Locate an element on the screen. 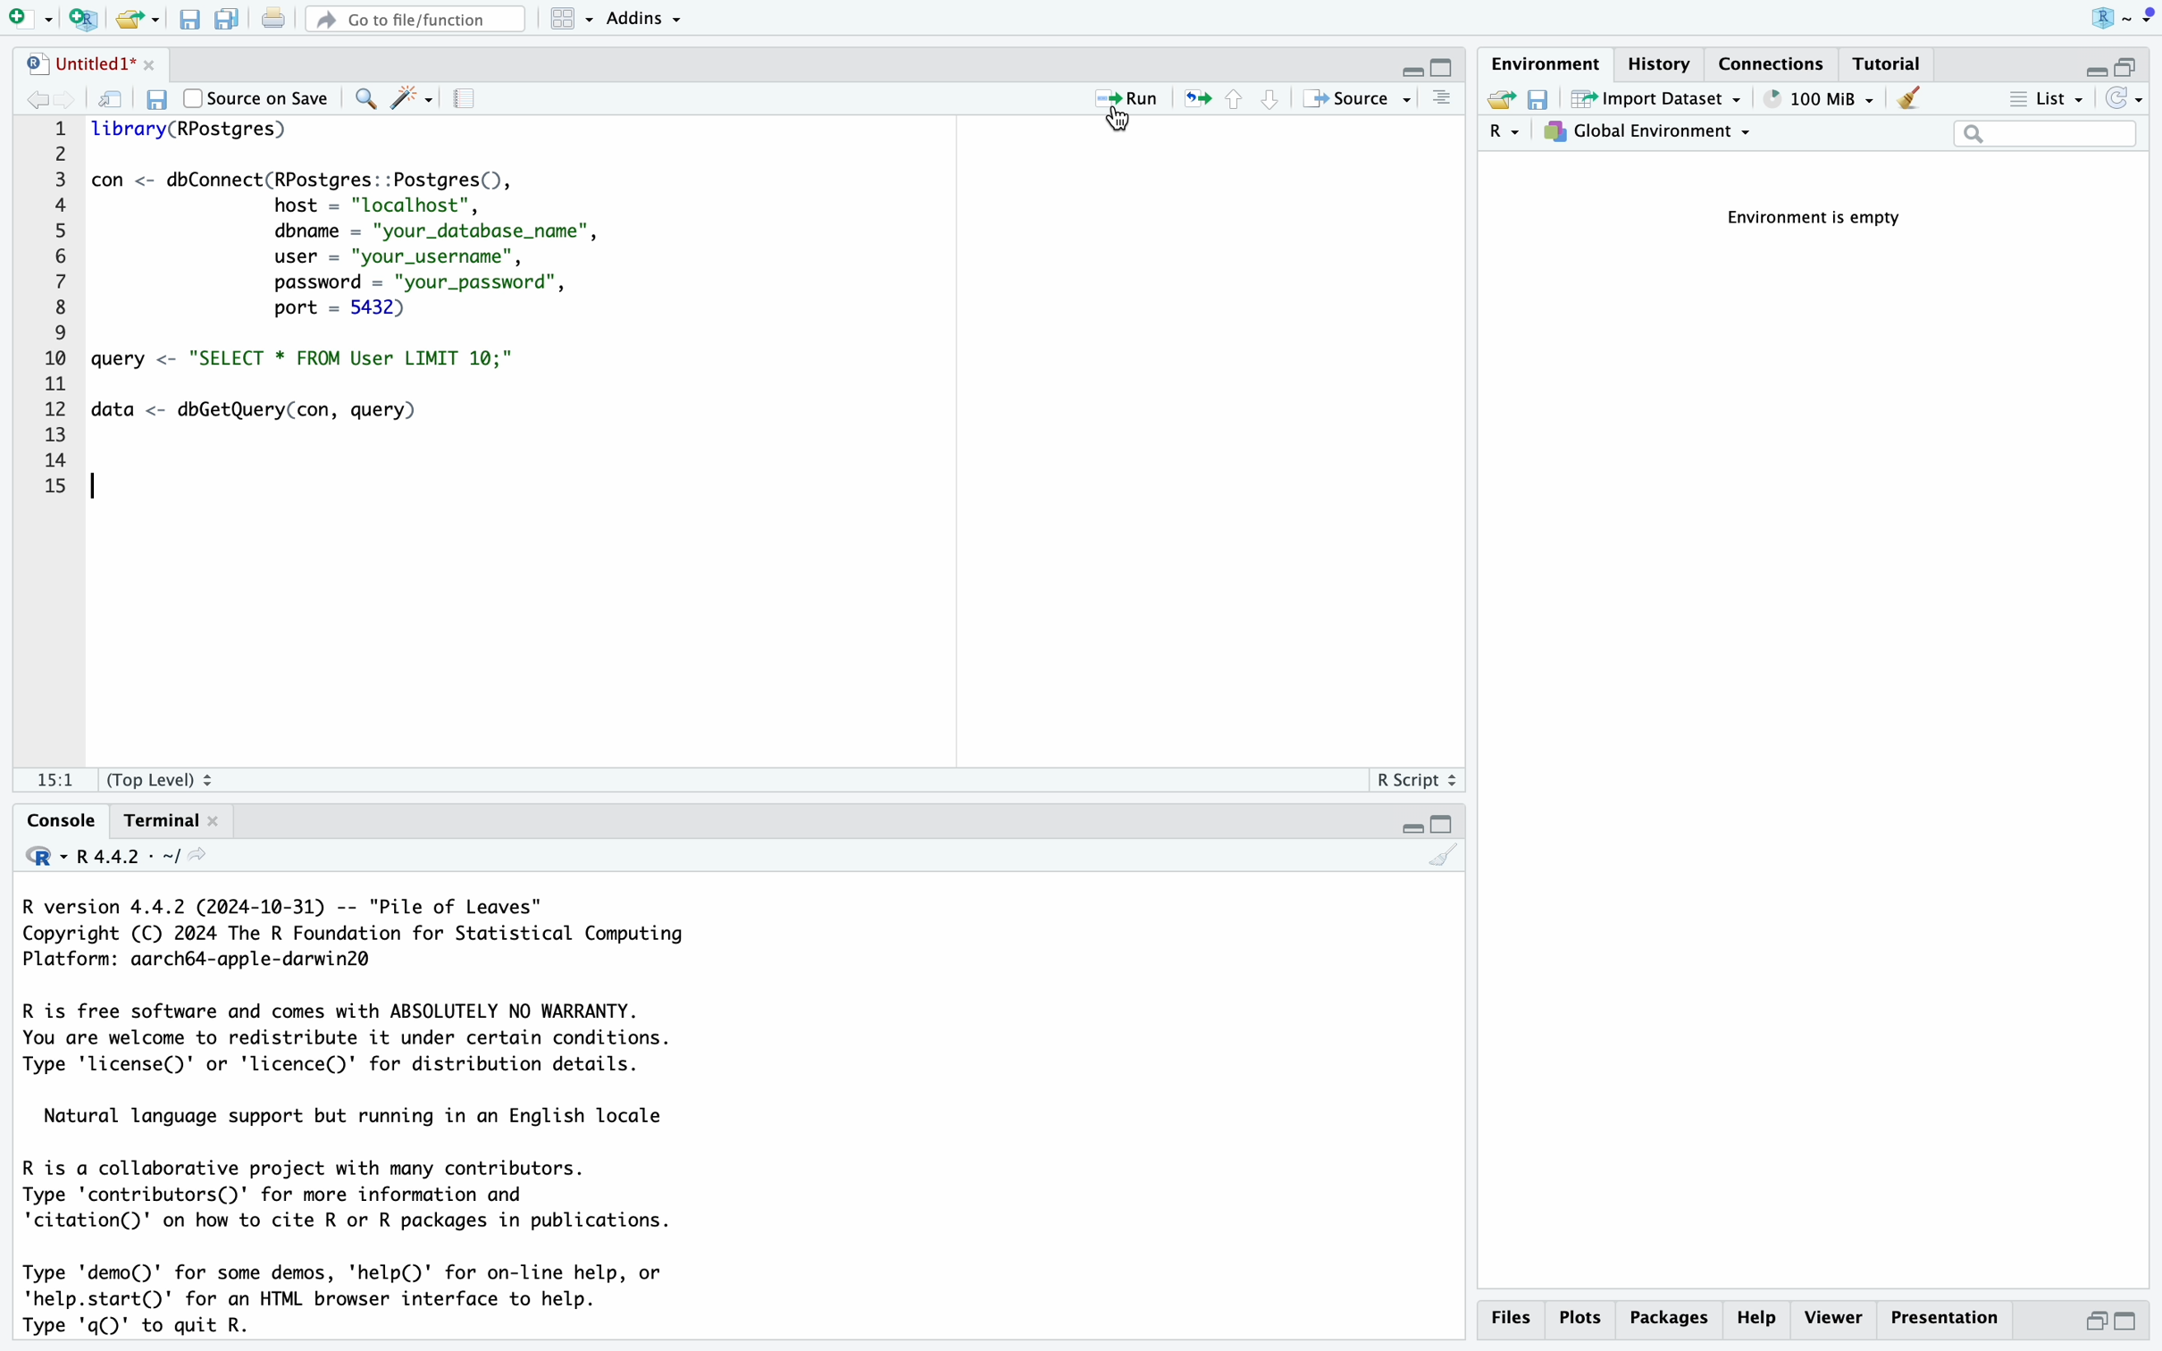  connections is located at coordinates (1776, 62).